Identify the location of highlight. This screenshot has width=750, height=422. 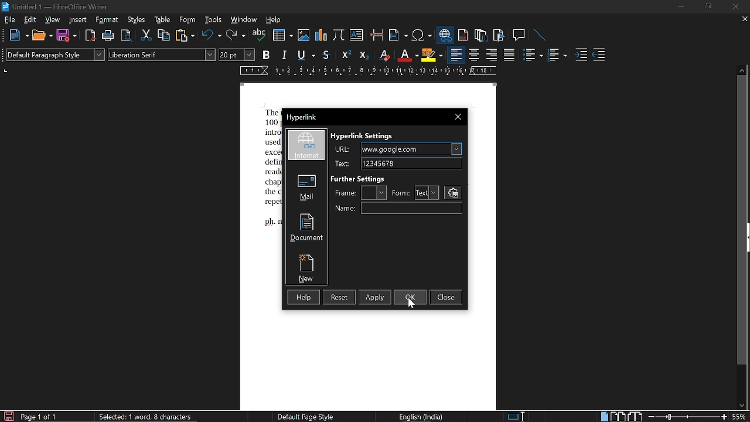
(432, 55).